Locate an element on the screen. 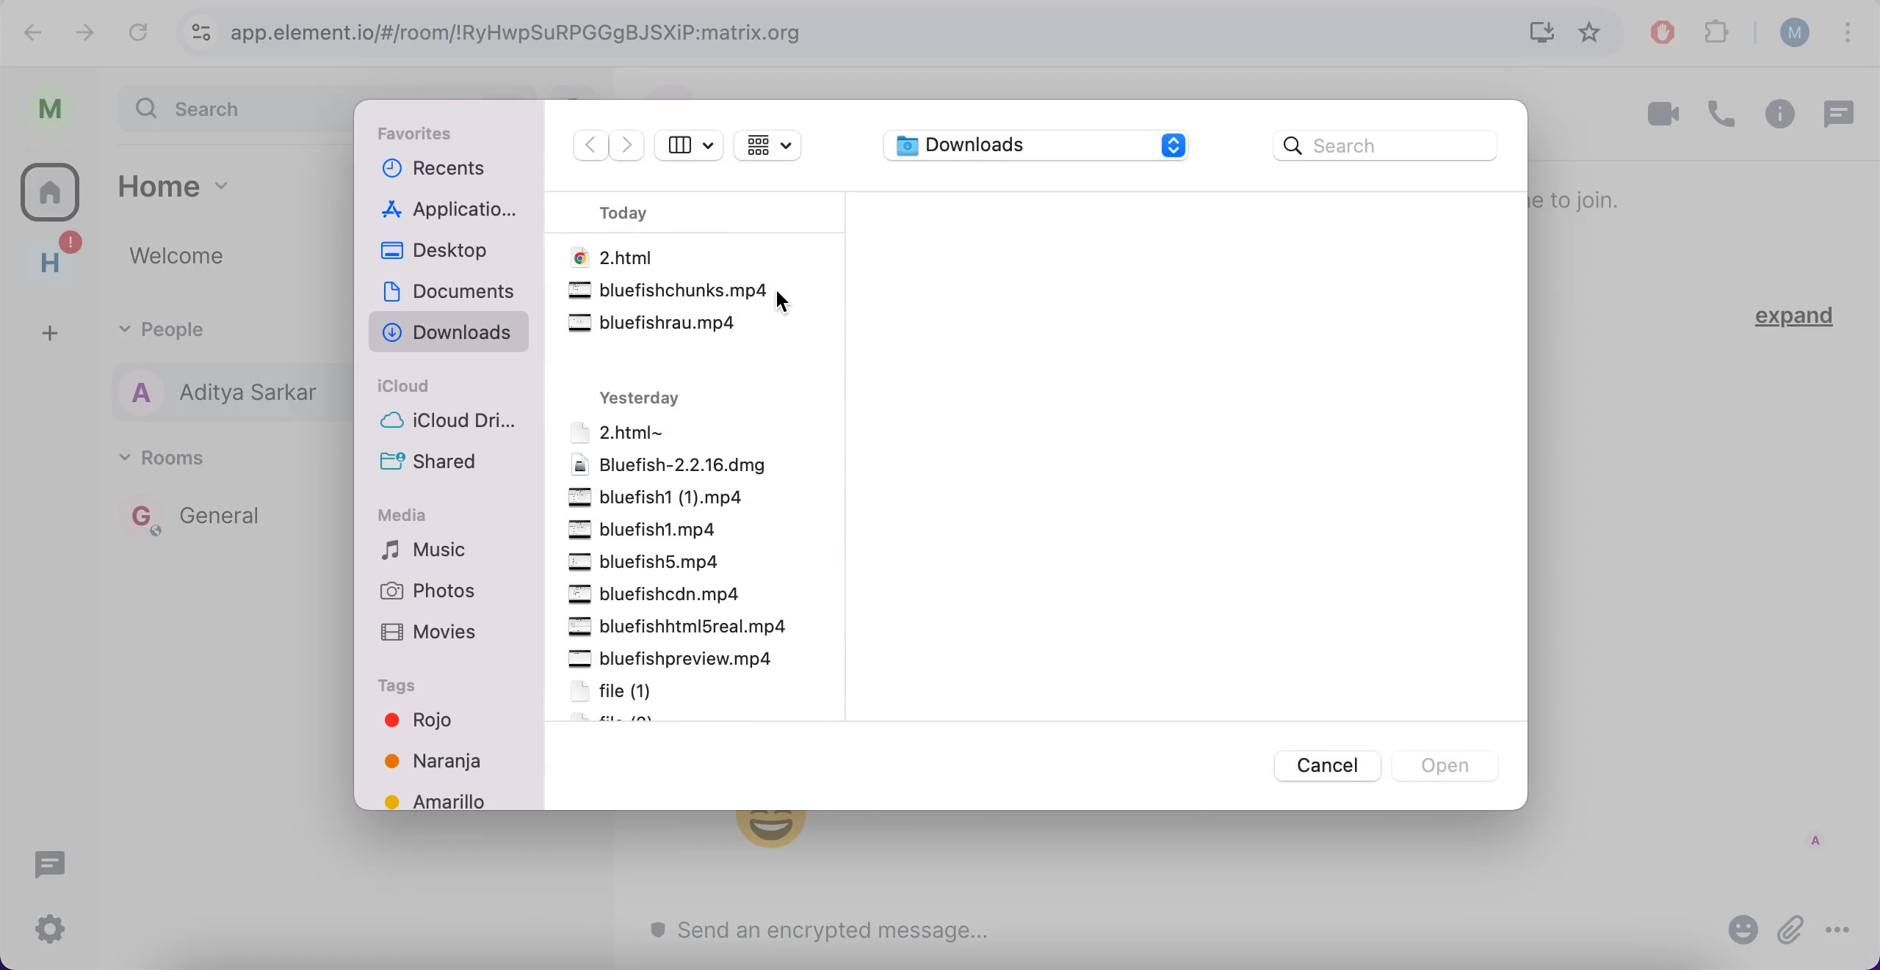  information is located at coordinates (1778, 114).